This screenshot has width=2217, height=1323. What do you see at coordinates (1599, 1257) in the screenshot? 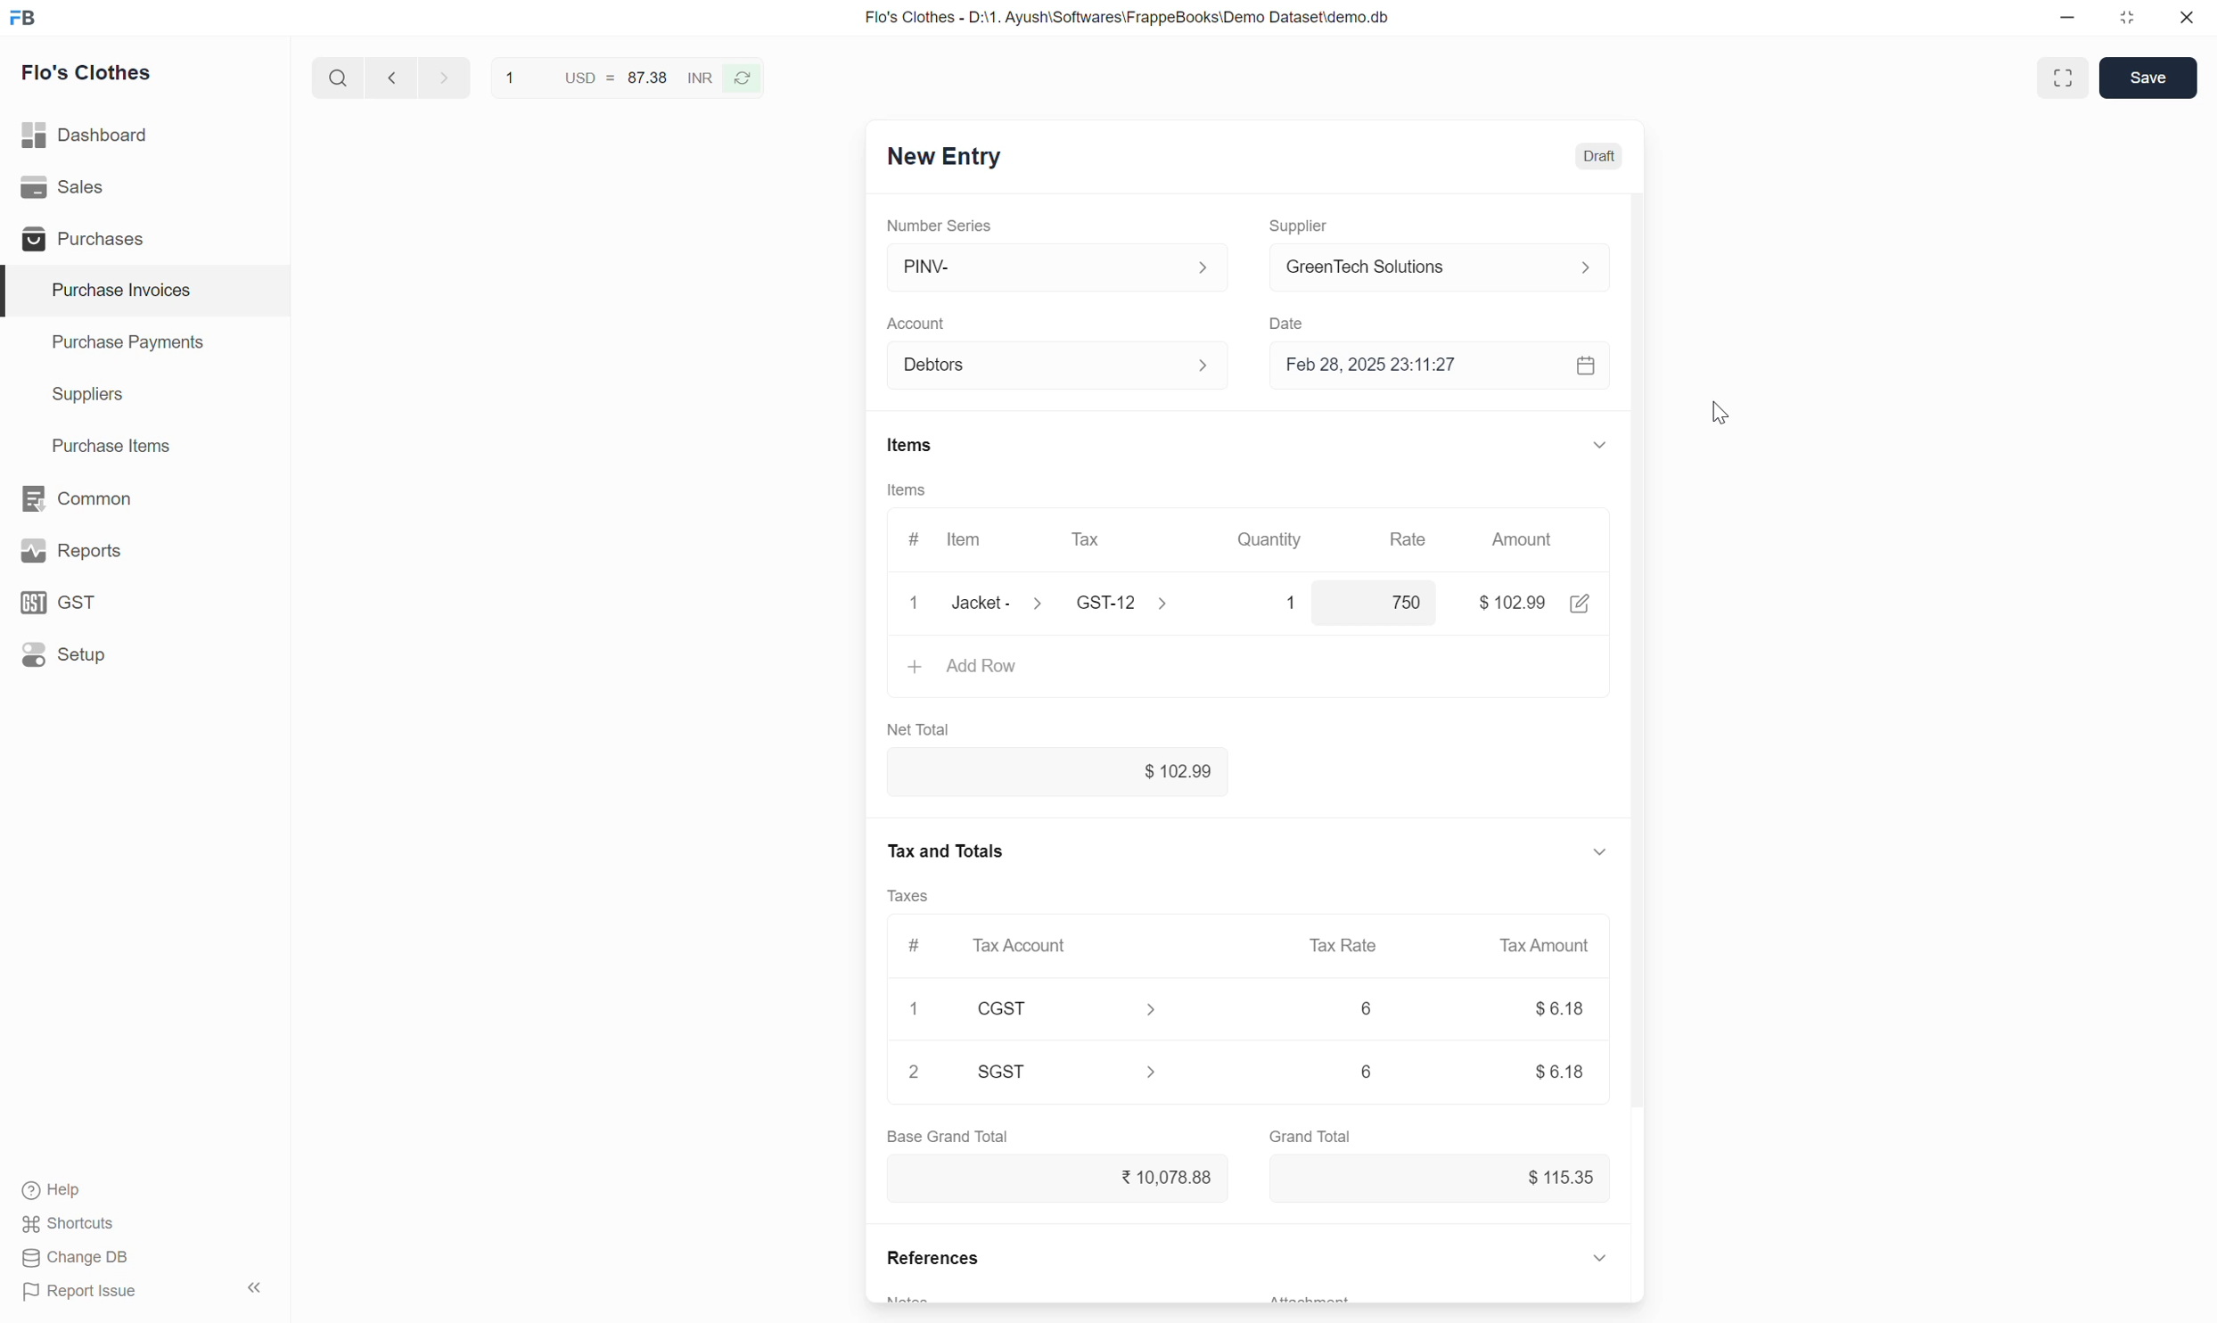
I see `Collapse` at bounding box center [1599, 1257].